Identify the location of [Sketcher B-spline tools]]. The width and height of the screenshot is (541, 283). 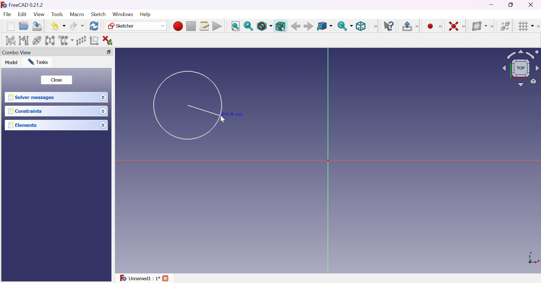
(493, 26).